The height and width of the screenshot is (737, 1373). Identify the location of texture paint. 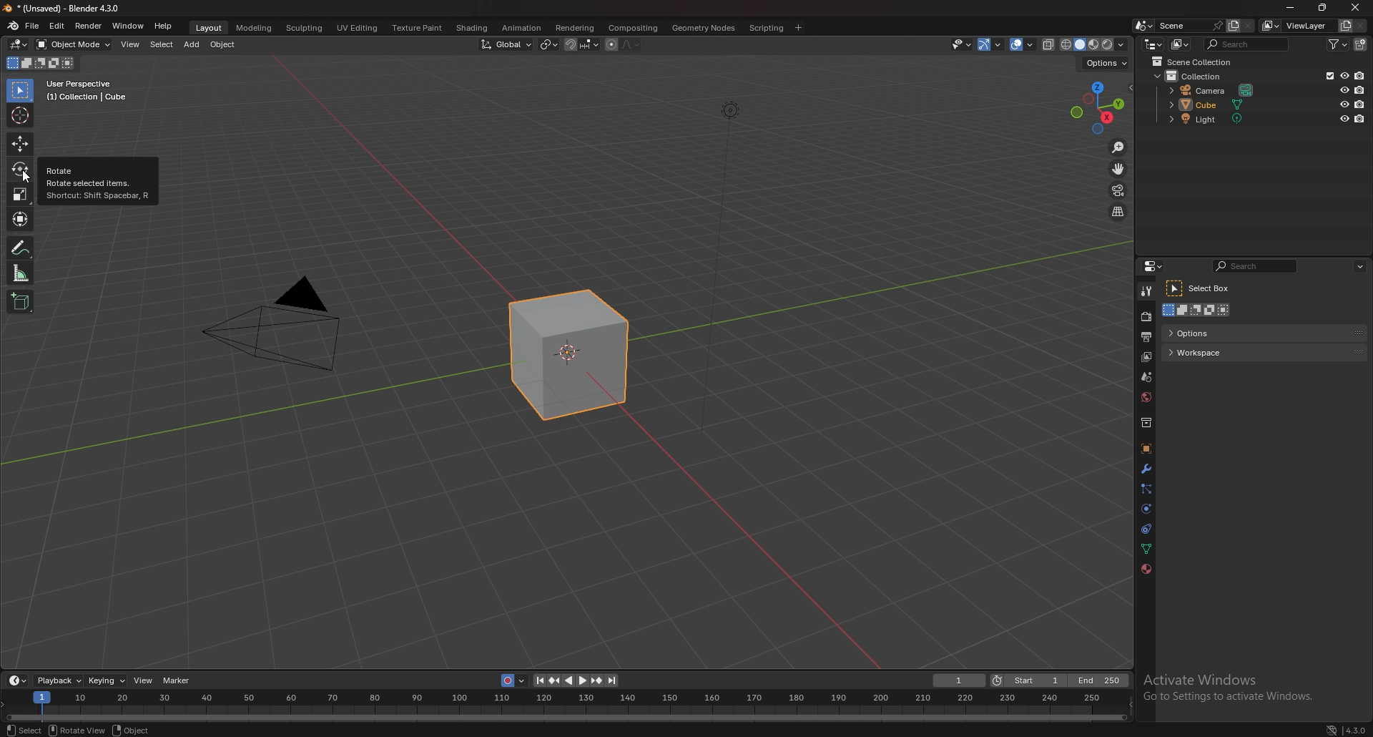
(419, 29).